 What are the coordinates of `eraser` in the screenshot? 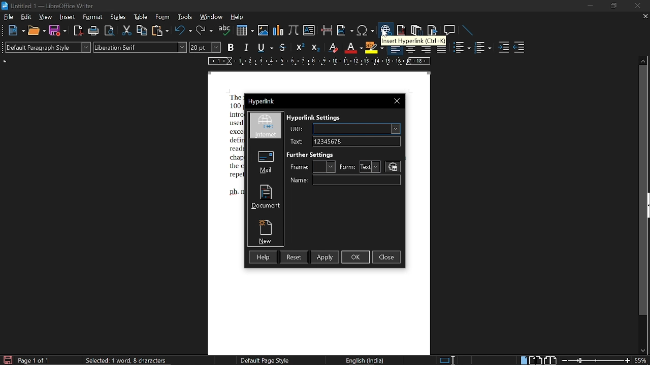 It's located at (332, 48).